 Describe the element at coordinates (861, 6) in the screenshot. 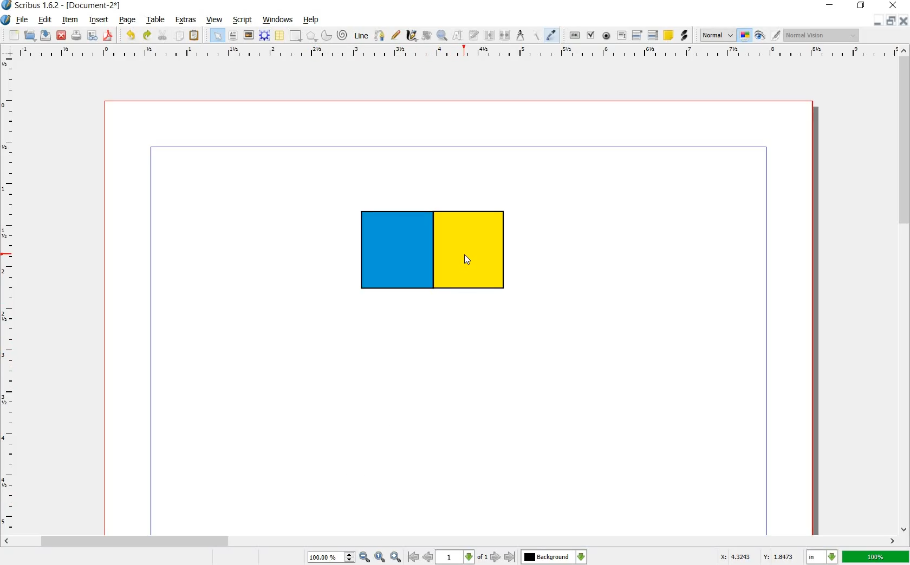

I see `restore` at that location.